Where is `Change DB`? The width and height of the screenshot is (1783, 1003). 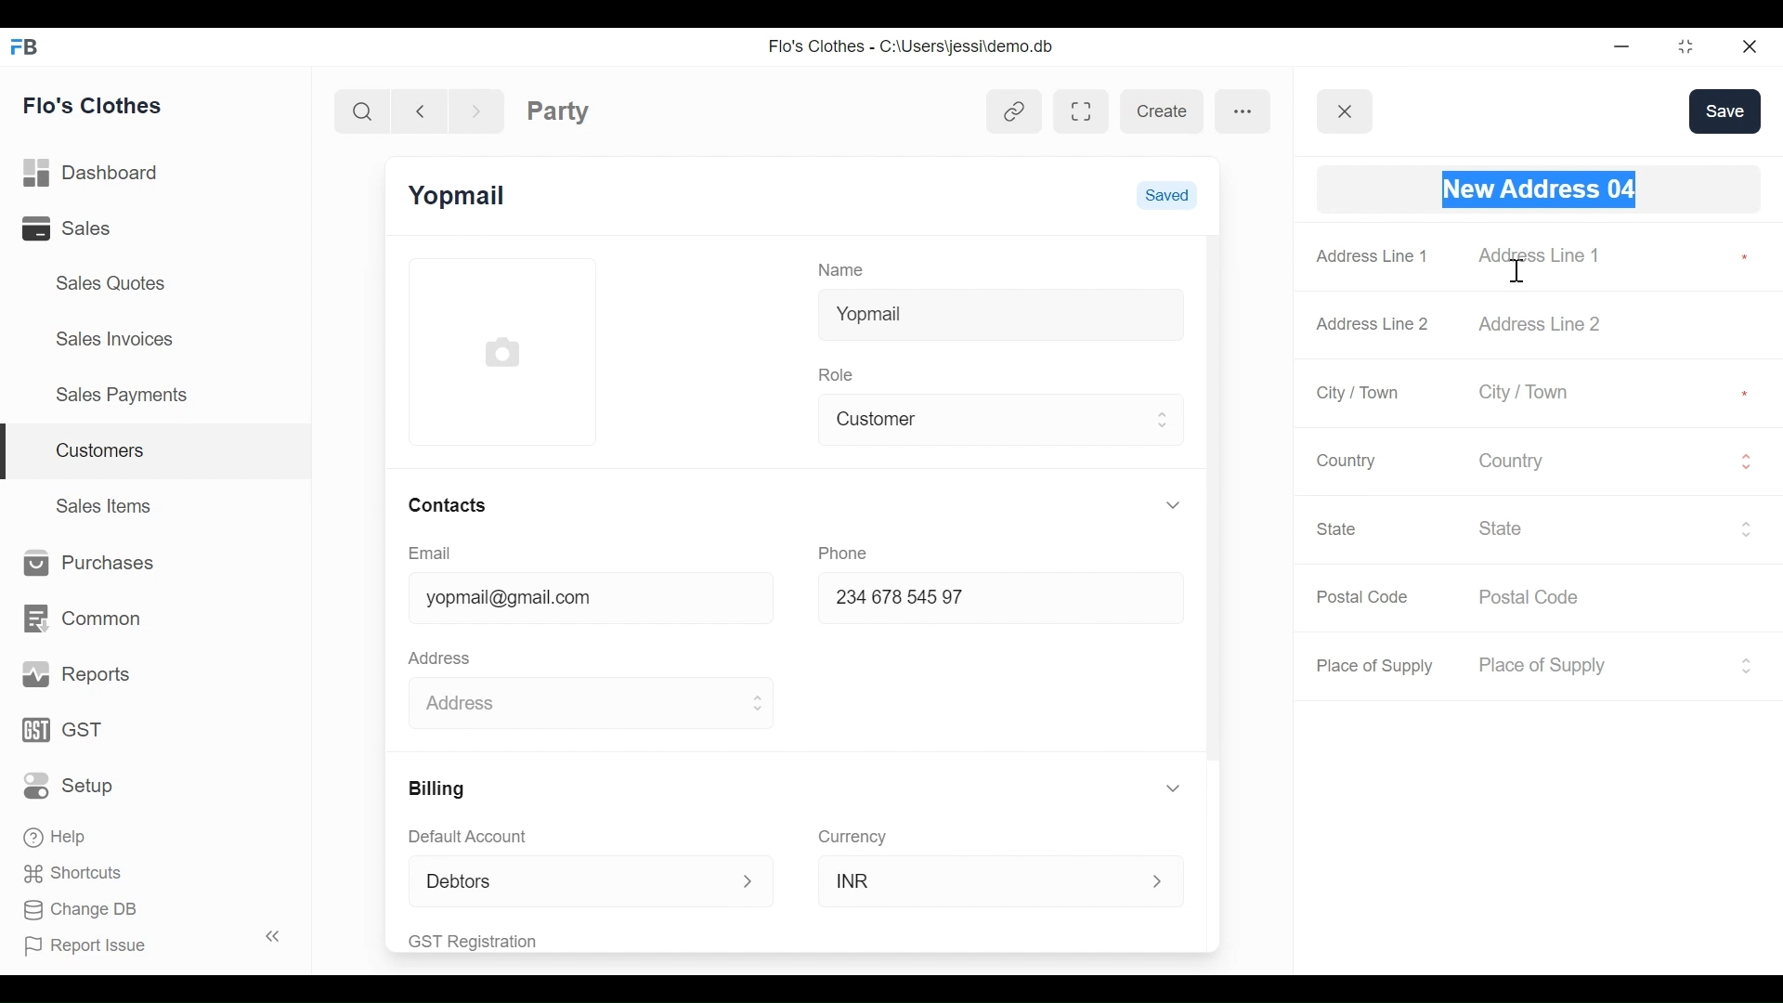 Change DB is located at coordinates (82, 912).